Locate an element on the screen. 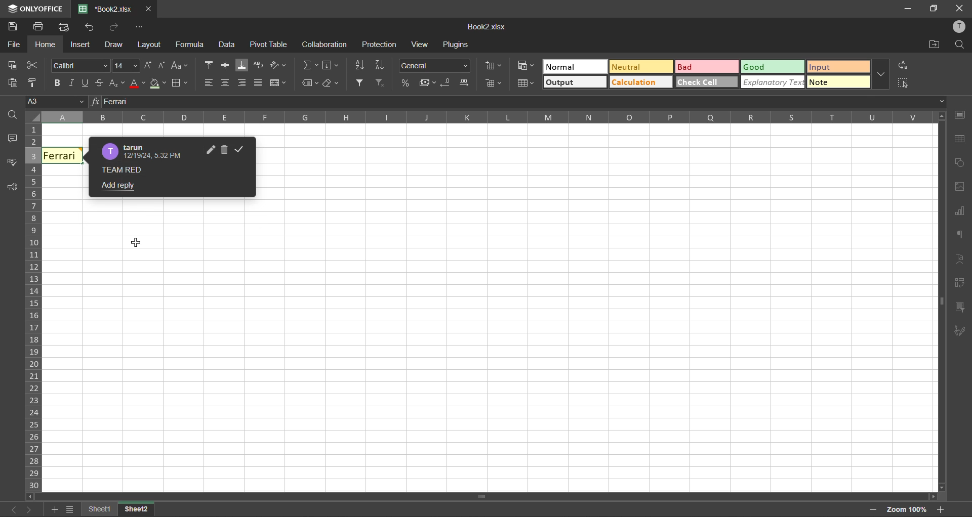  wrap text is located at coordinates (258, 63).